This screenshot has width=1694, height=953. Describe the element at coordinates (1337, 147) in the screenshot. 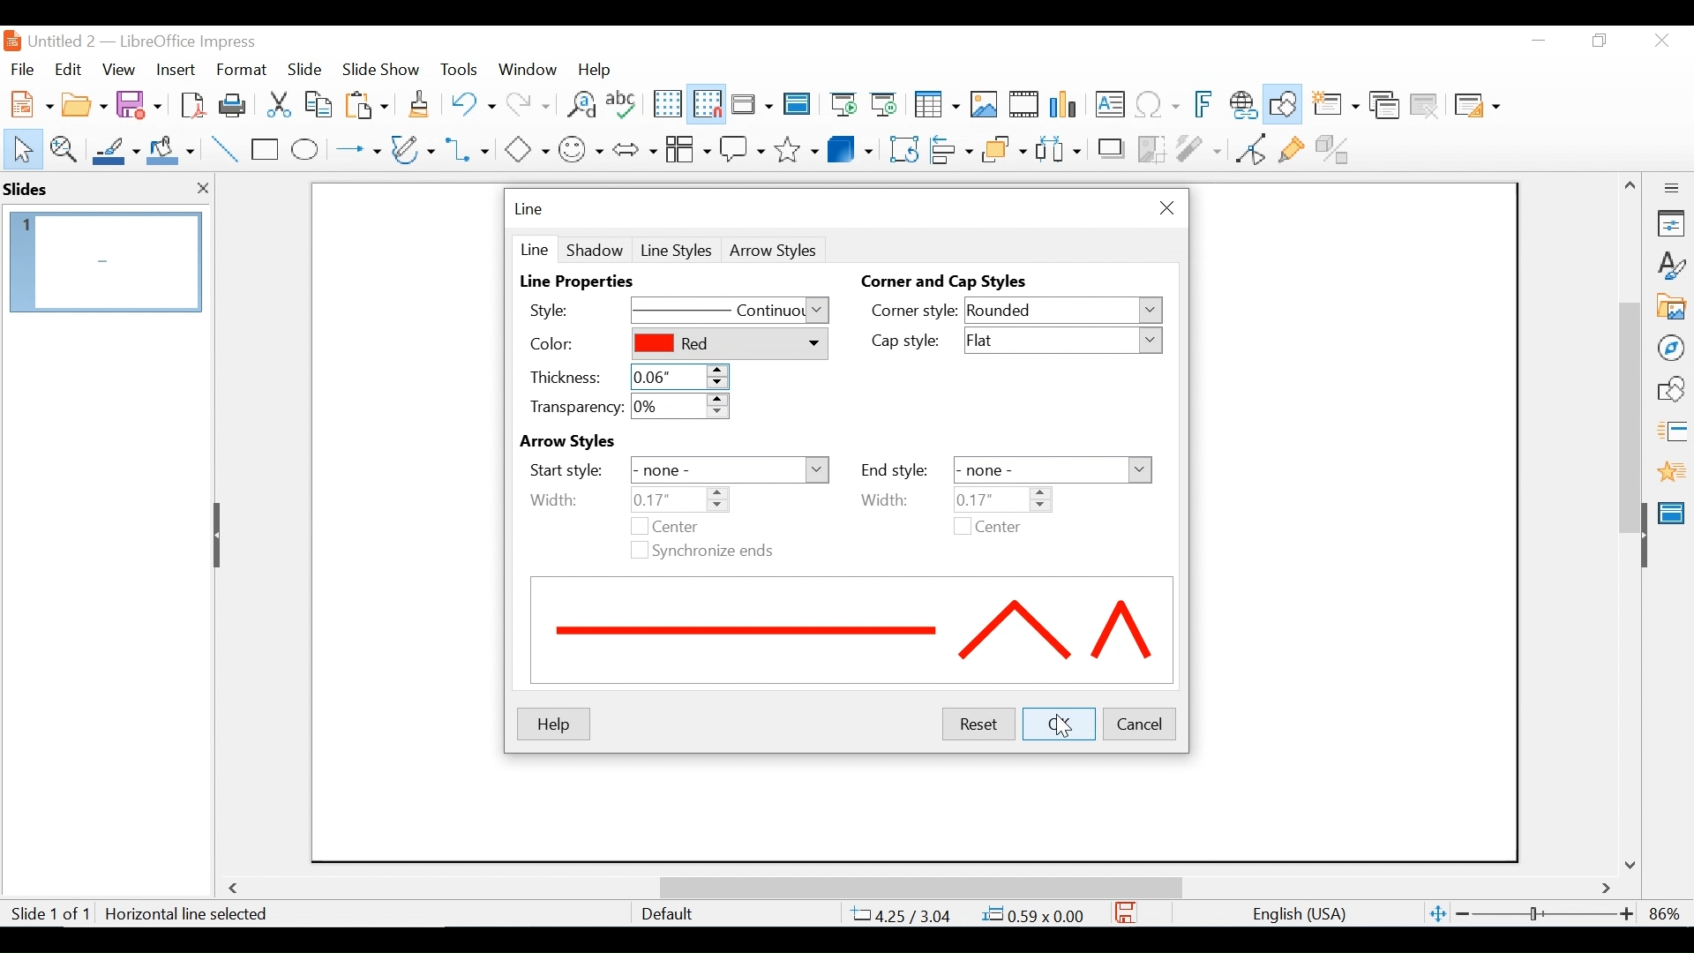

I see `Toggle Extrusion` at that location.